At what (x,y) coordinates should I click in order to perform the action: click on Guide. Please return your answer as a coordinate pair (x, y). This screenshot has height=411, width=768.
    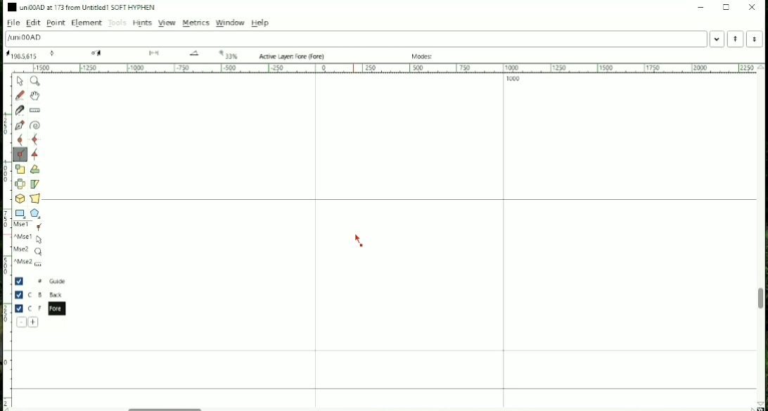
    Looking at the image, I should click on (41, 282).